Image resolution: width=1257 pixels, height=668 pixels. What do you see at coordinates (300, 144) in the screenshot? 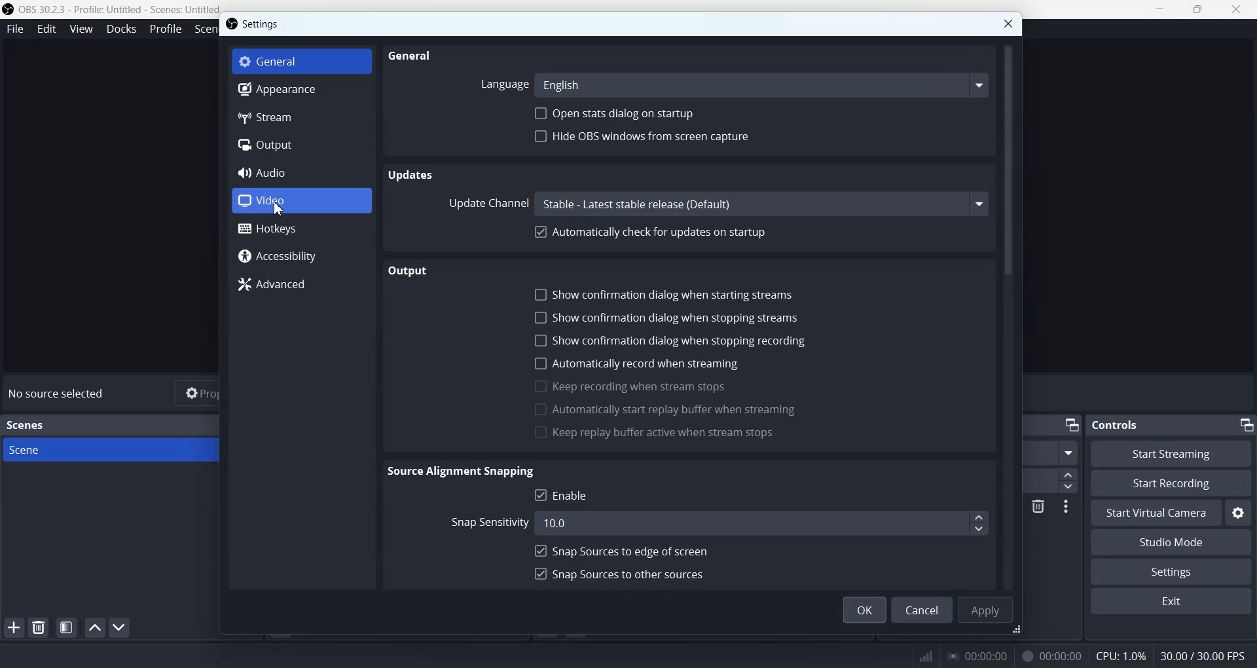
I see `Output` at bounding box center [300, 144].